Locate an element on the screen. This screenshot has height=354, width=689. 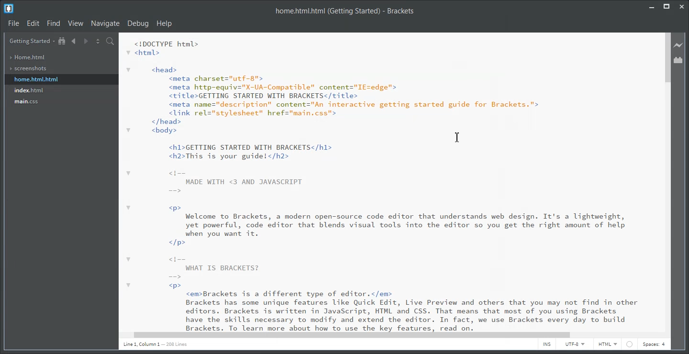
Minimize is located at coordinates (652, 5).